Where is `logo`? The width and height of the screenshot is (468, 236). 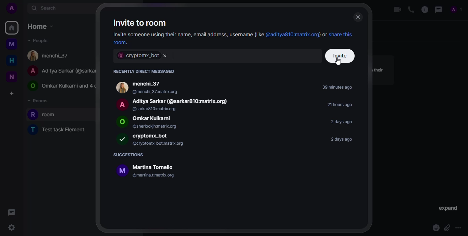 logo is located at coordinates (121, 87).